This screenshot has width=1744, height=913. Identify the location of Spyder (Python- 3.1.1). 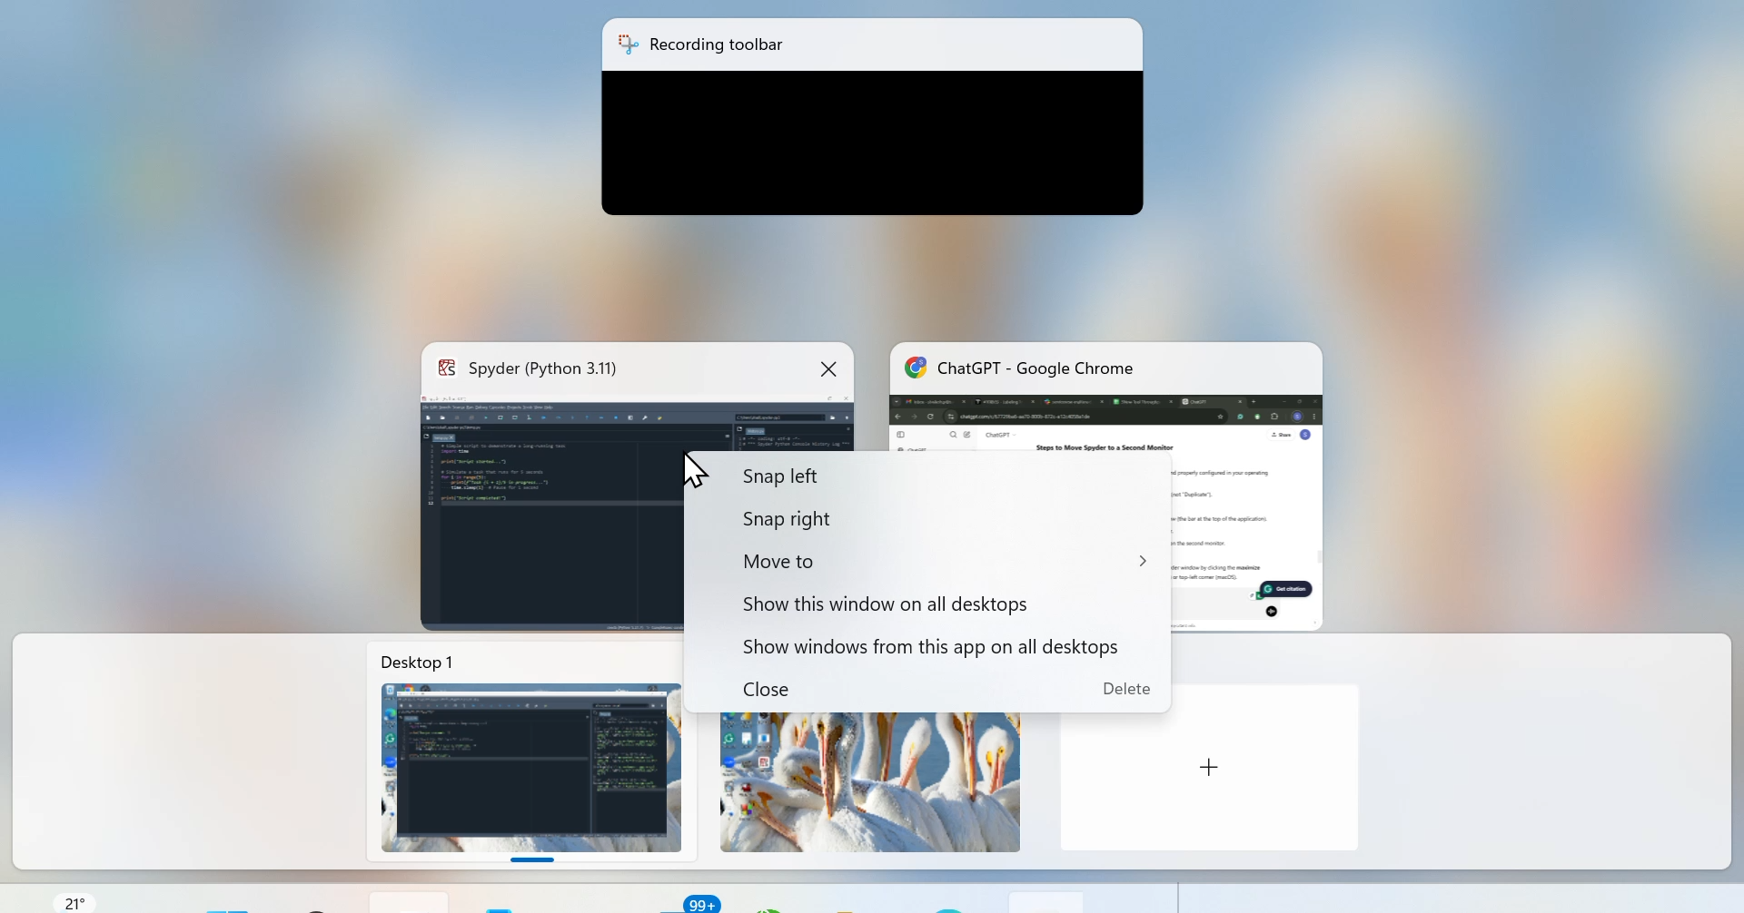
(637, 372).